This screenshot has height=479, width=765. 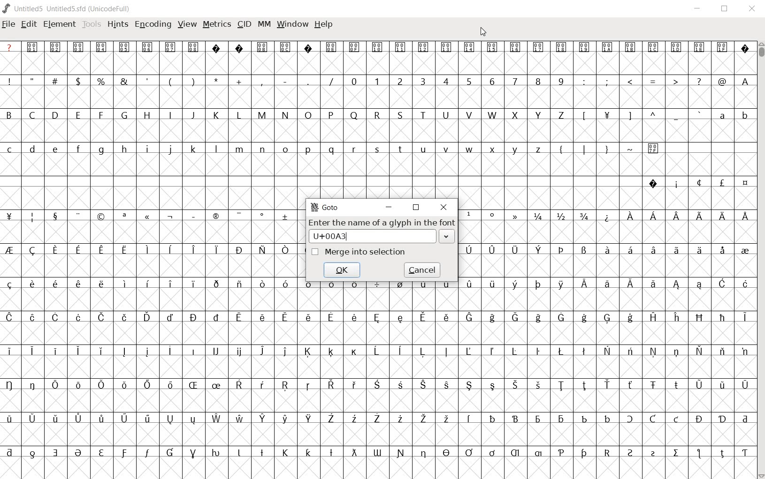 What do you see at coordinates (654, 286) in the screenshot?
I see `Symbol` at bounding box center [654, 286].